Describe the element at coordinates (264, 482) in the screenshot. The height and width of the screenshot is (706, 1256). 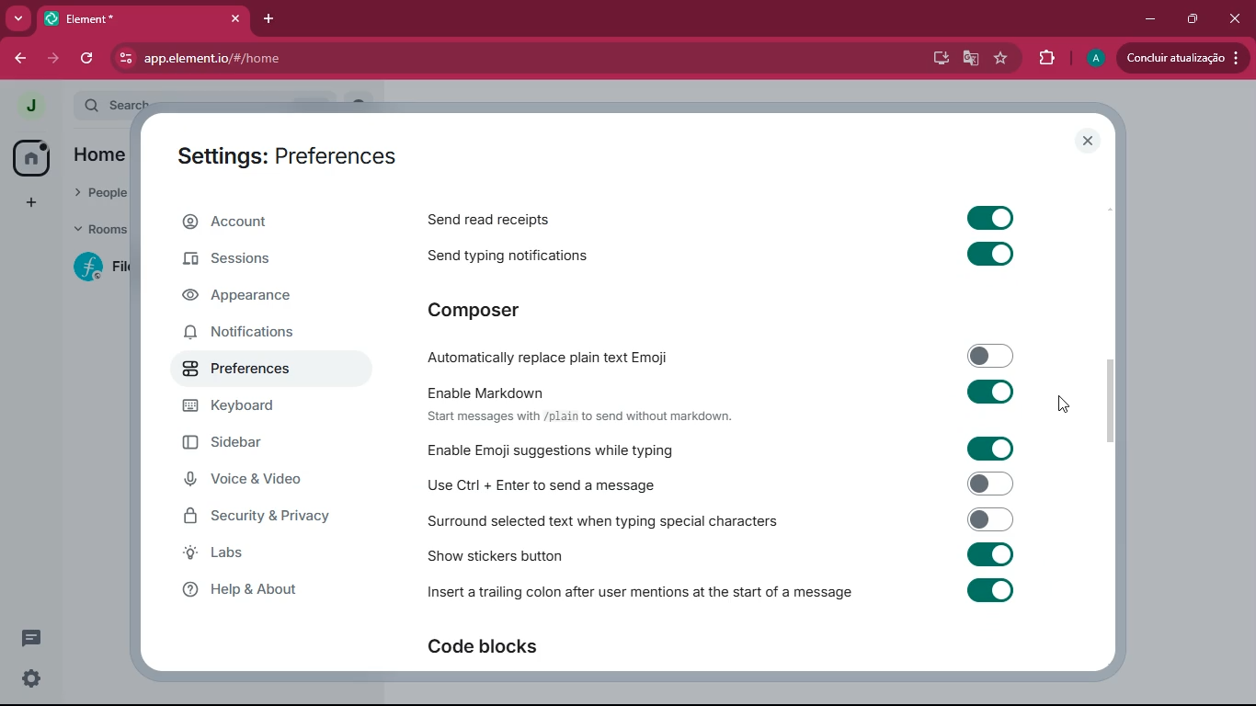
I see `voice` at that location.